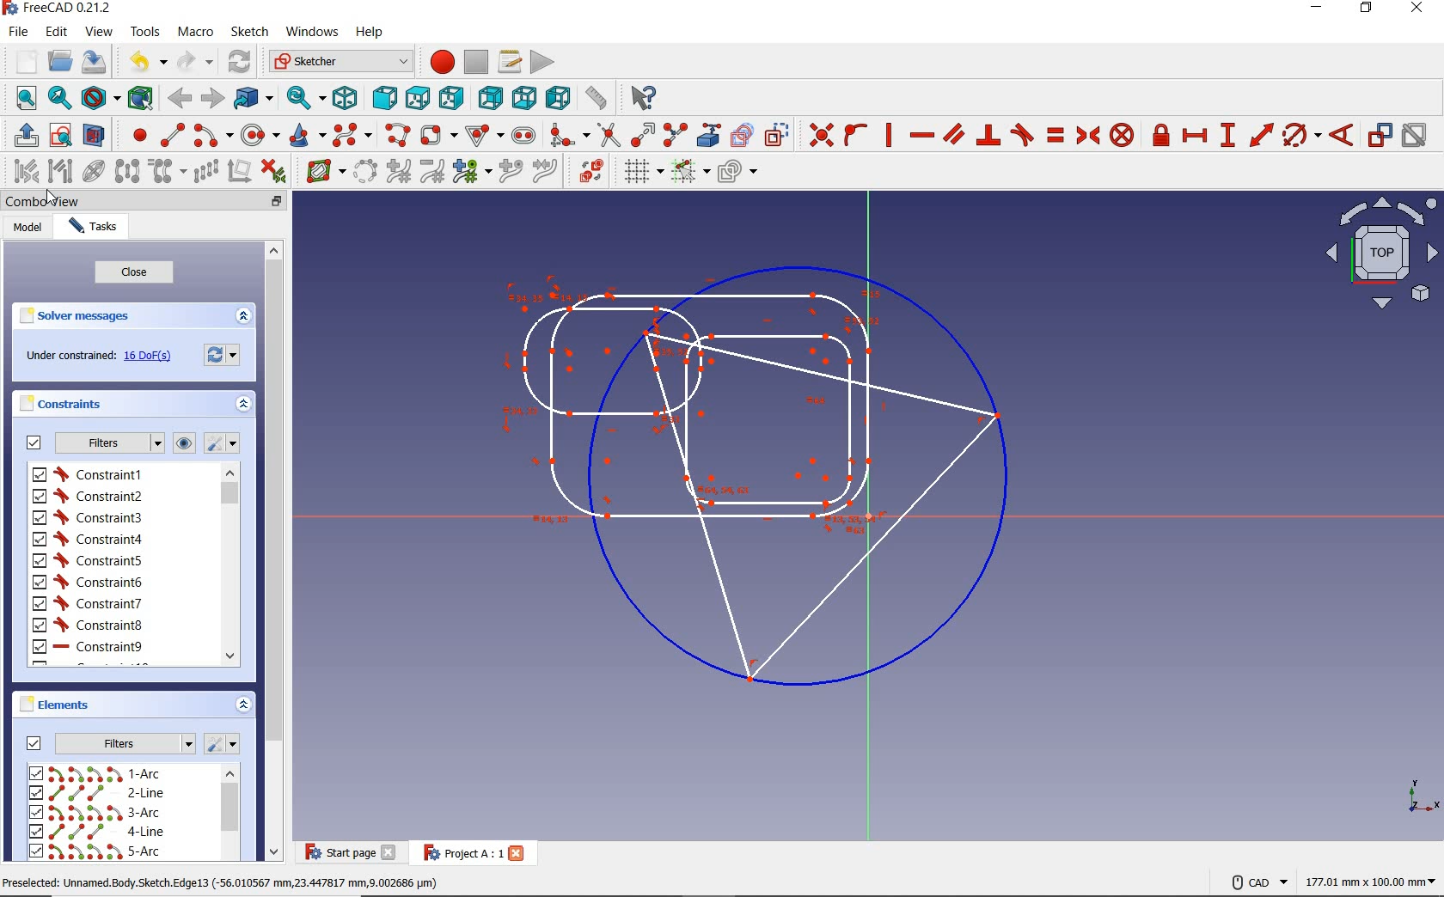 The image size is (1444, 897). What do you see at coordinates (1300, 137) in the screenshot?
I see `constrain arc or circle` at bounding box center [1300, 137].